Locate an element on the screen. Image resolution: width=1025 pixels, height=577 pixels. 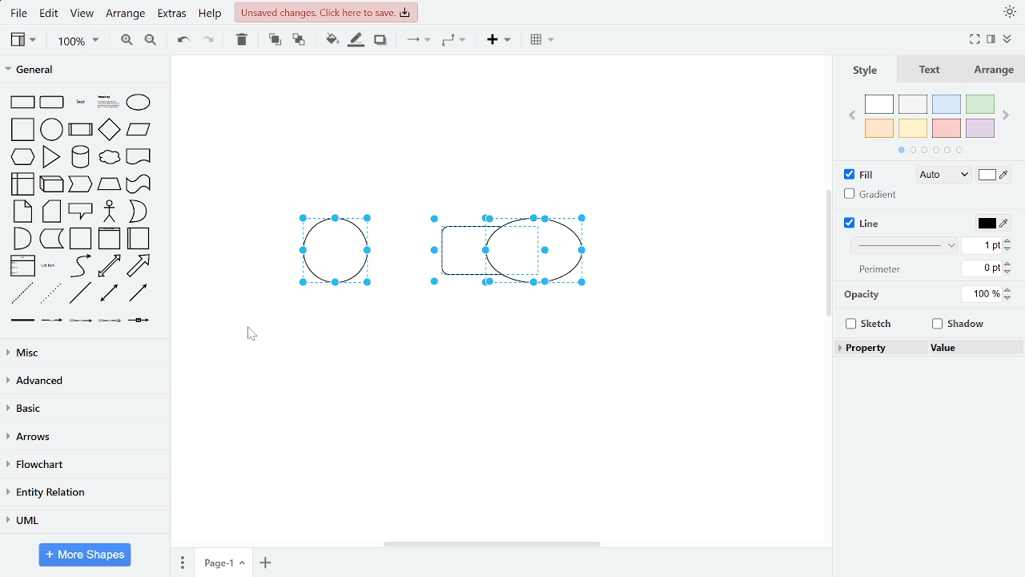
fill color is located at coordinates (995, 174).